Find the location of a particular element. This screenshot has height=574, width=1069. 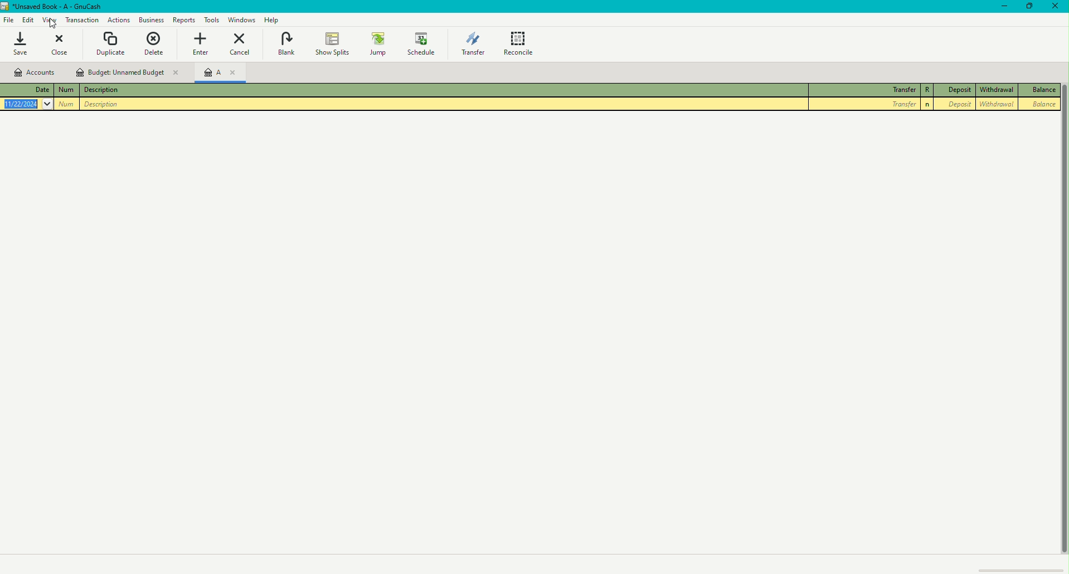

Blank is located at coordinates (286, 43).